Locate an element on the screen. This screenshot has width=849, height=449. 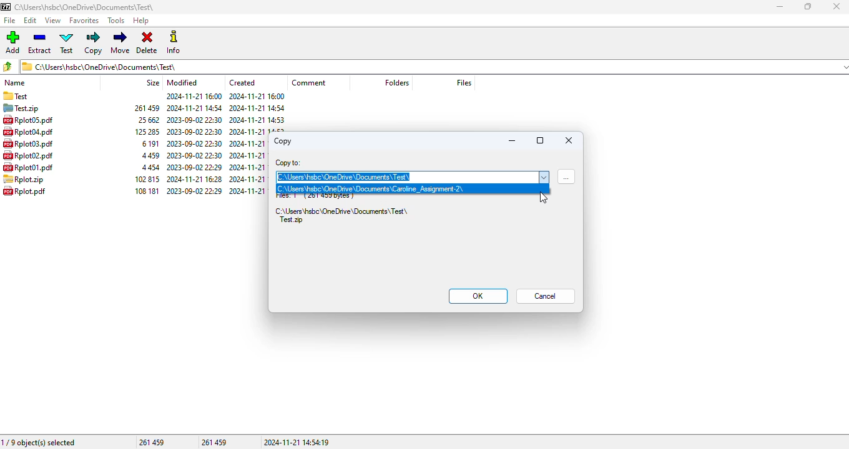
created date & time is located at coordinates (257, 108).